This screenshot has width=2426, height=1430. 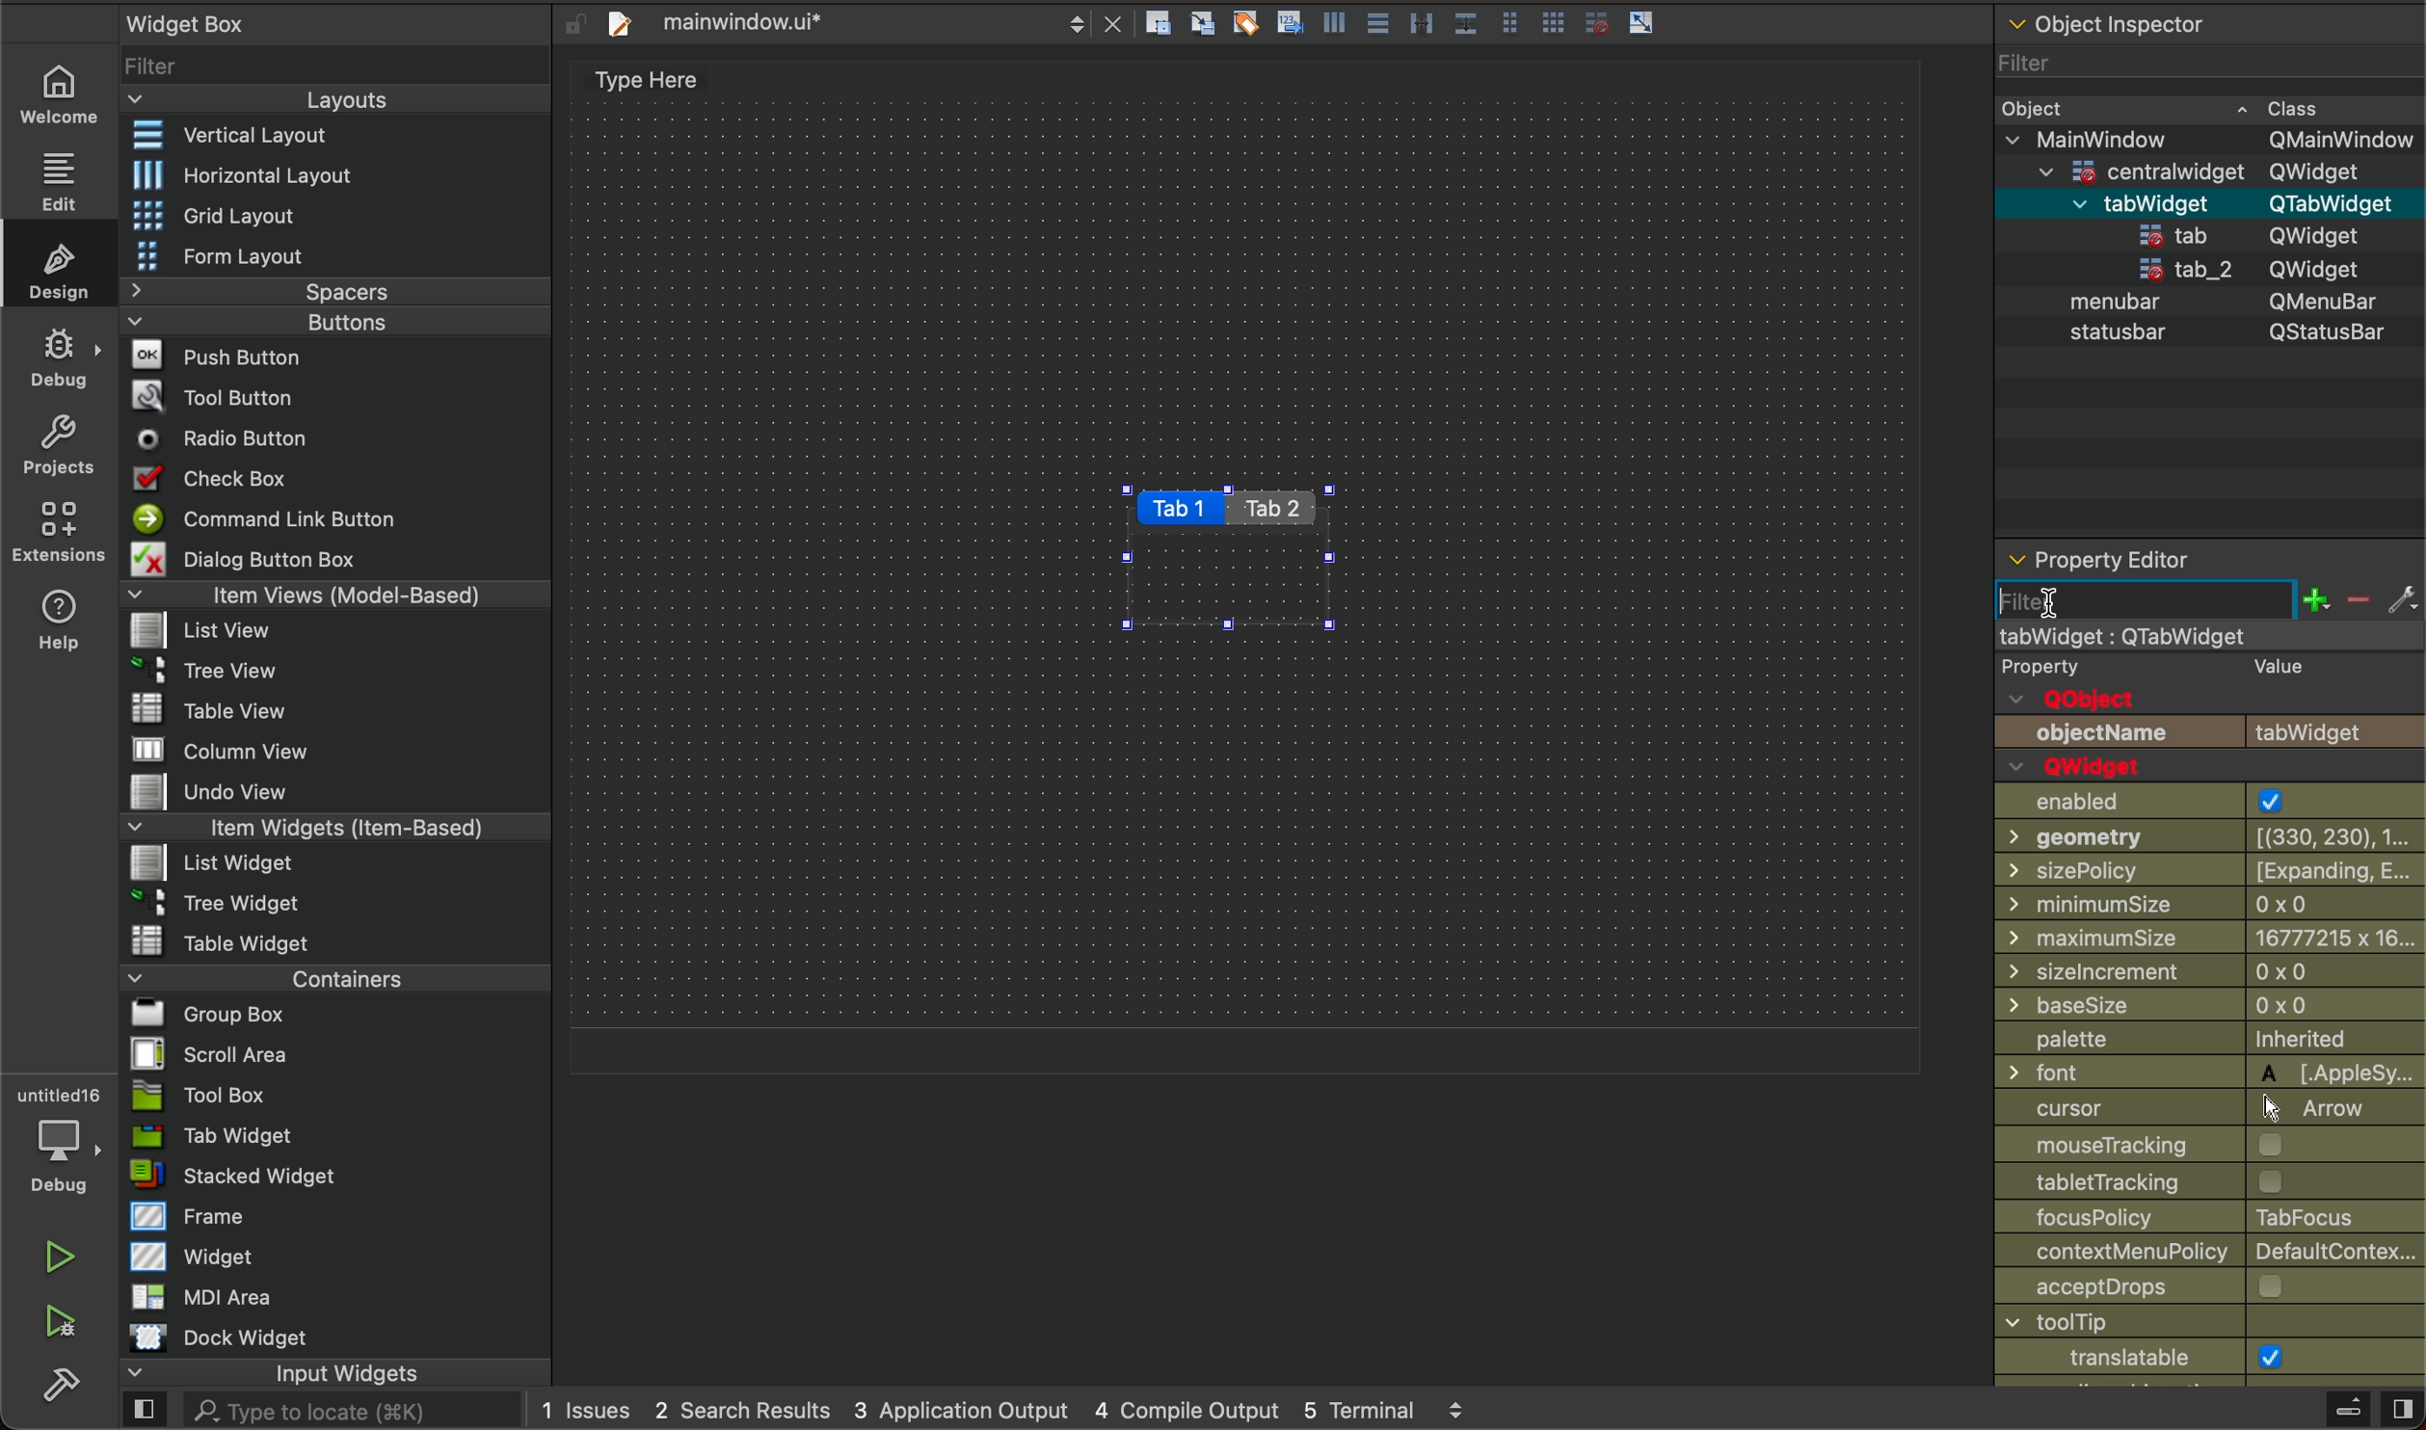 I want to click on  MDI Area, so click(x=218, y=1296).